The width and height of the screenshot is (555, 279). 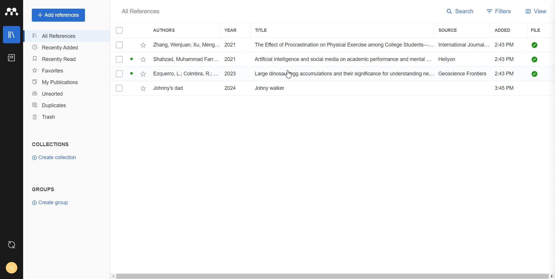 I want to click on Ezquetto, L; Coimbra, so click(x=186, y=74).